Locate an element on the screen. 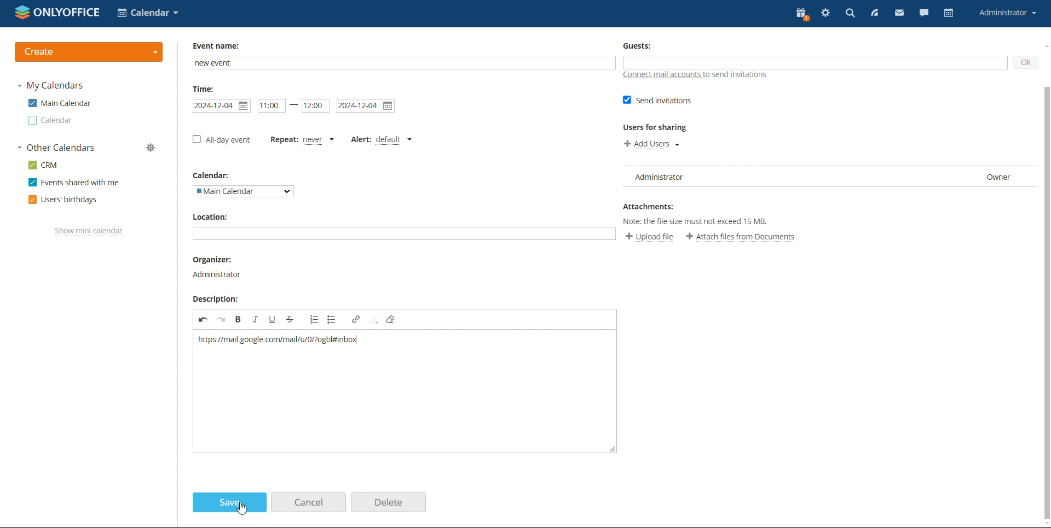  delete is located at coordinates (389, 502).